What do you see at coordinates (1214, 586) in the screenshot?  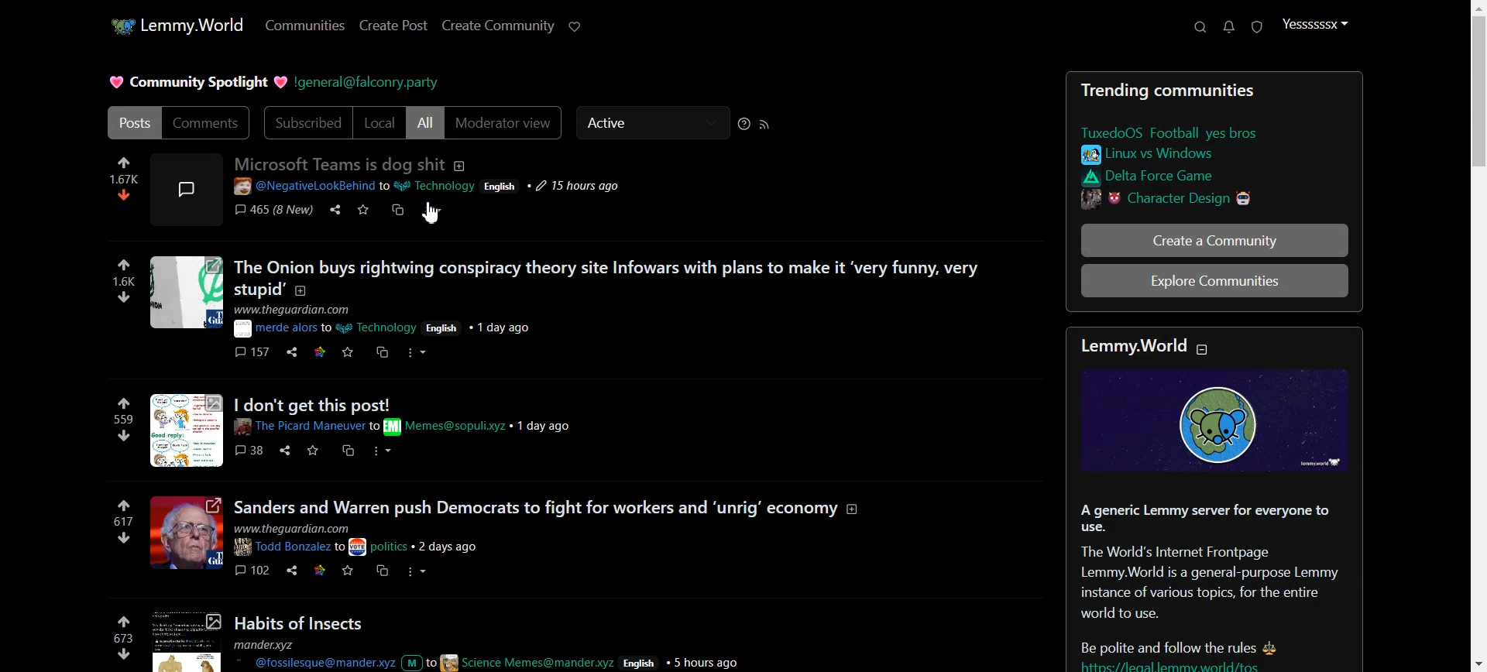 I see `Posts` at bounding box center [1214, 586].